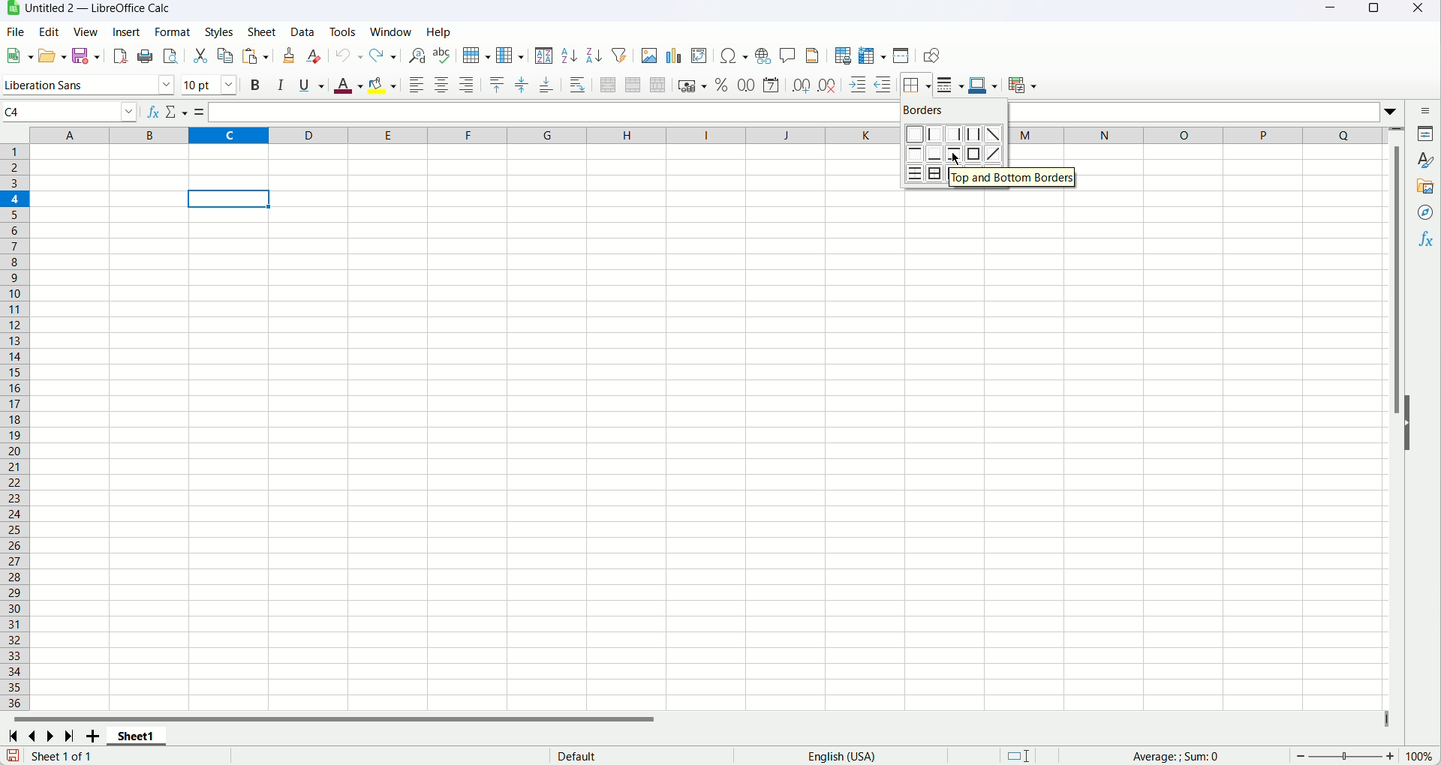 The height and width of the screenshot is (765, 1441). Describe the element at coordinates (443, 85) in the screenshot. I see `Align center` at that location.